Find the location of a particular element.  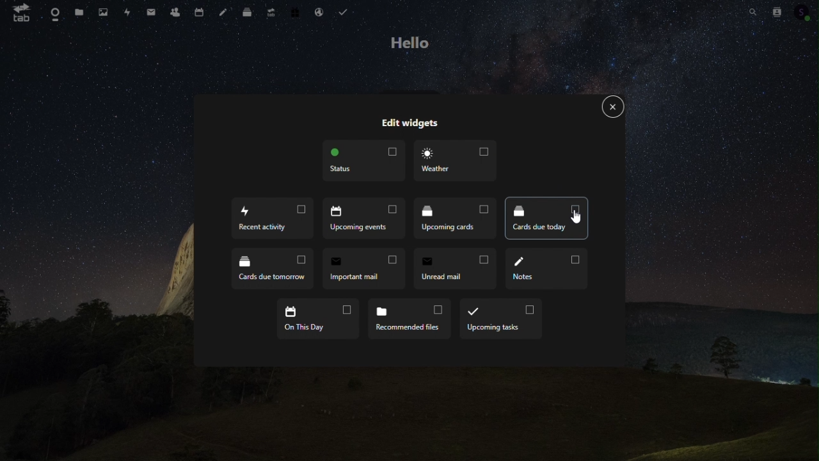

Upcoming task is located at coordinates (502, 320).